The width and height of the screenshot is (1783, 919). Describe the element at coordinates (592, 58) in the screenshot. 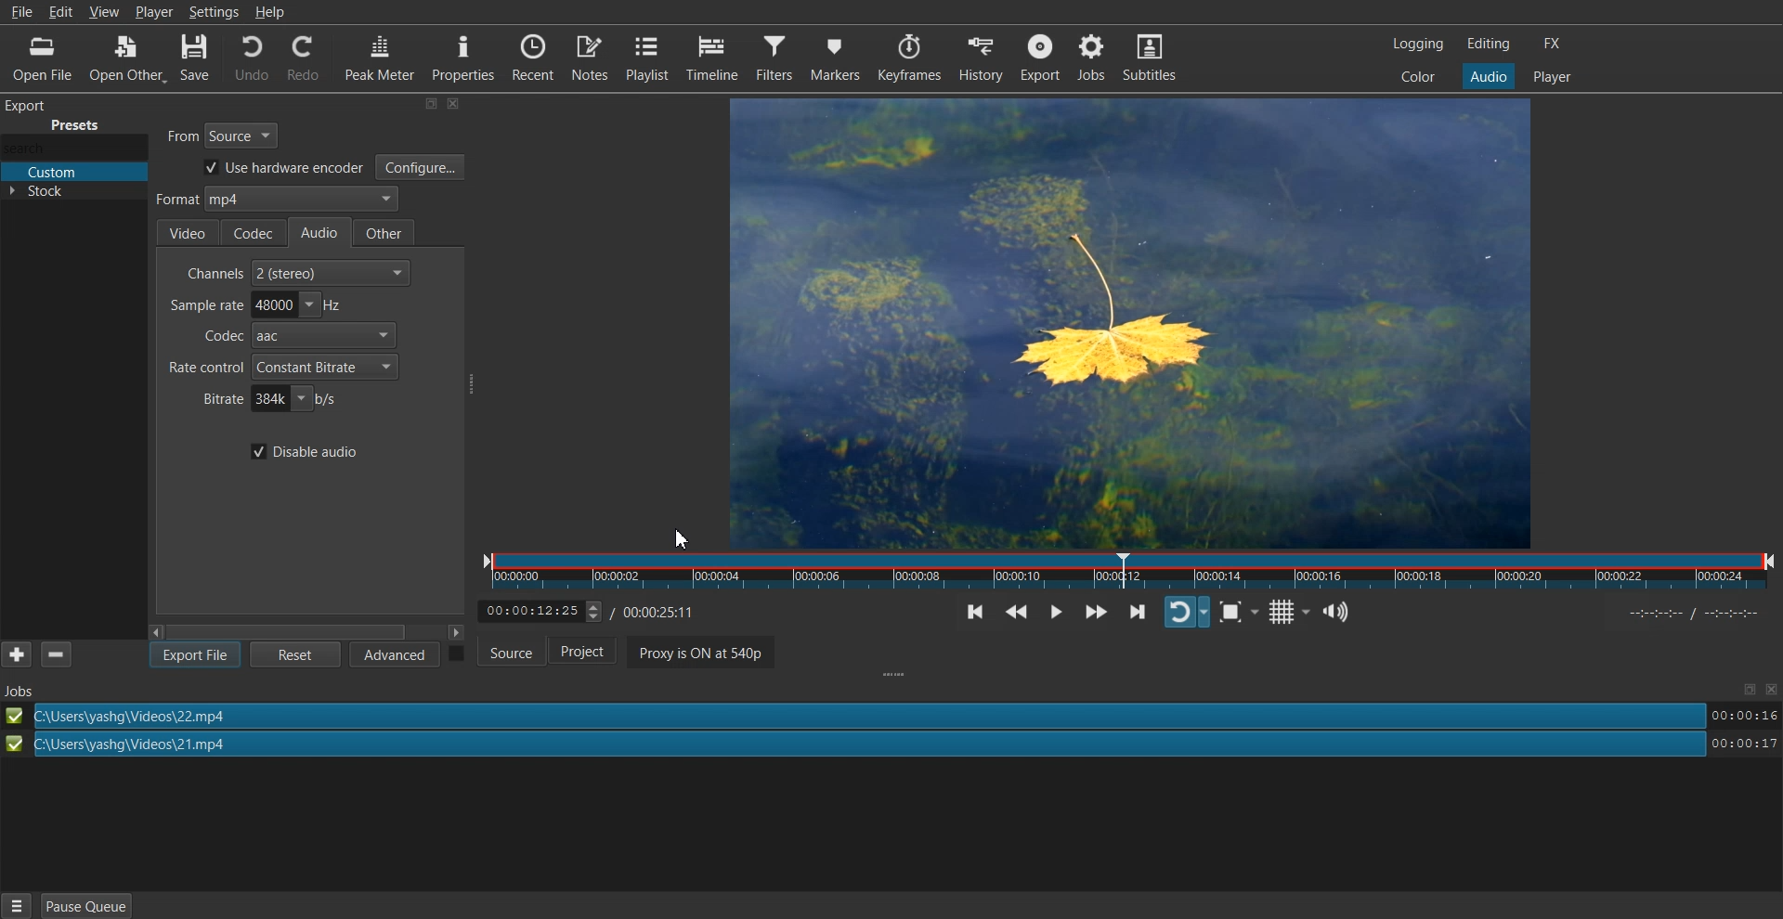

I see `Notes` at that location.